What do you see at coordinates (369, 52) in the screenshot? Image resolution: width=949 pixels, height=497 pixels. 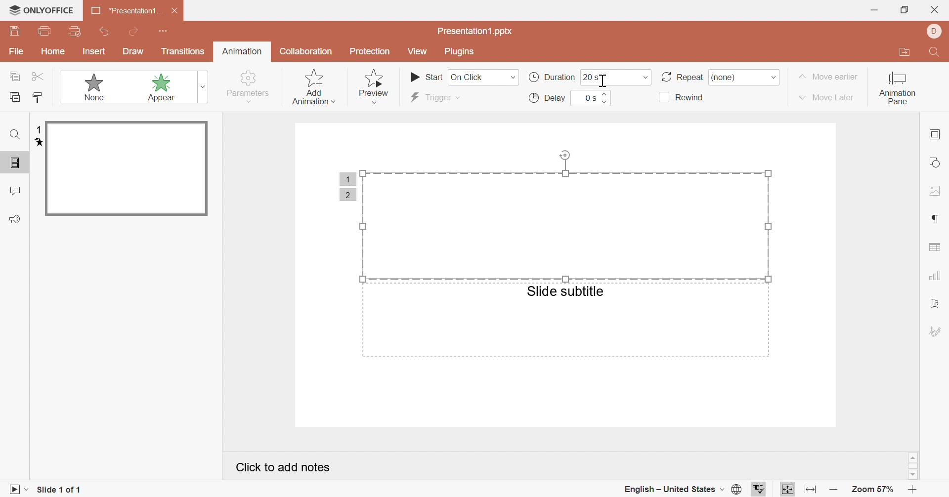 I see `protection` at bounding box center [369, 52].